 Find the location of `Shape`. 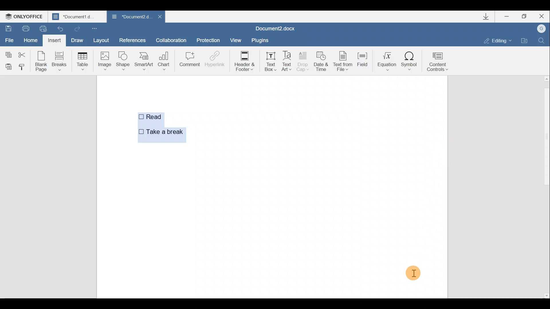

Shape is located at coordinates (122, 61).